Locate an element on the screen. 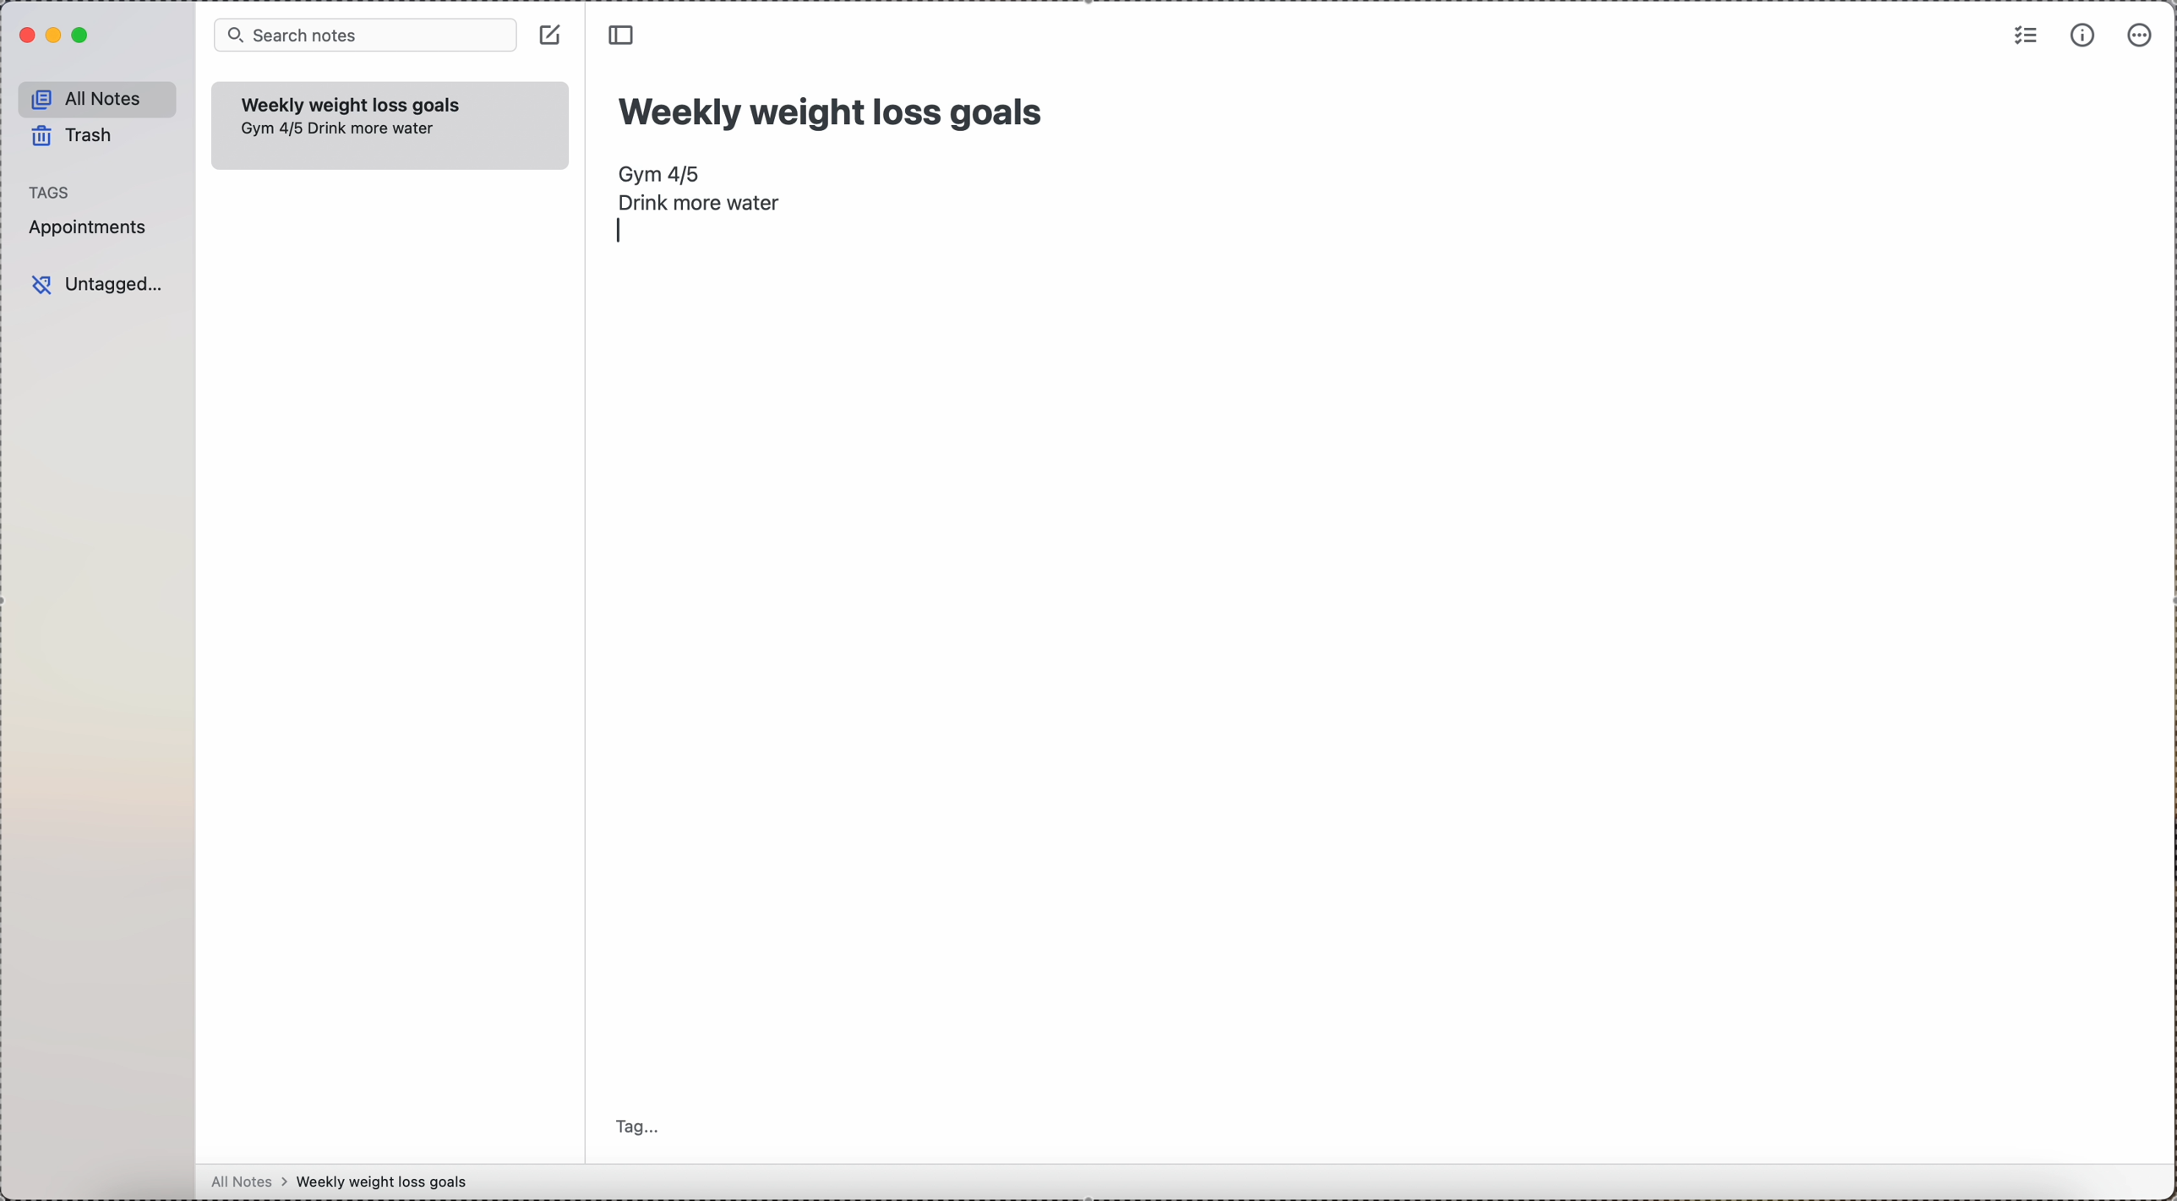 Image resolution: width=2177 pixels, height=1201 pixels. search bar is located at coordinates (366, 35).